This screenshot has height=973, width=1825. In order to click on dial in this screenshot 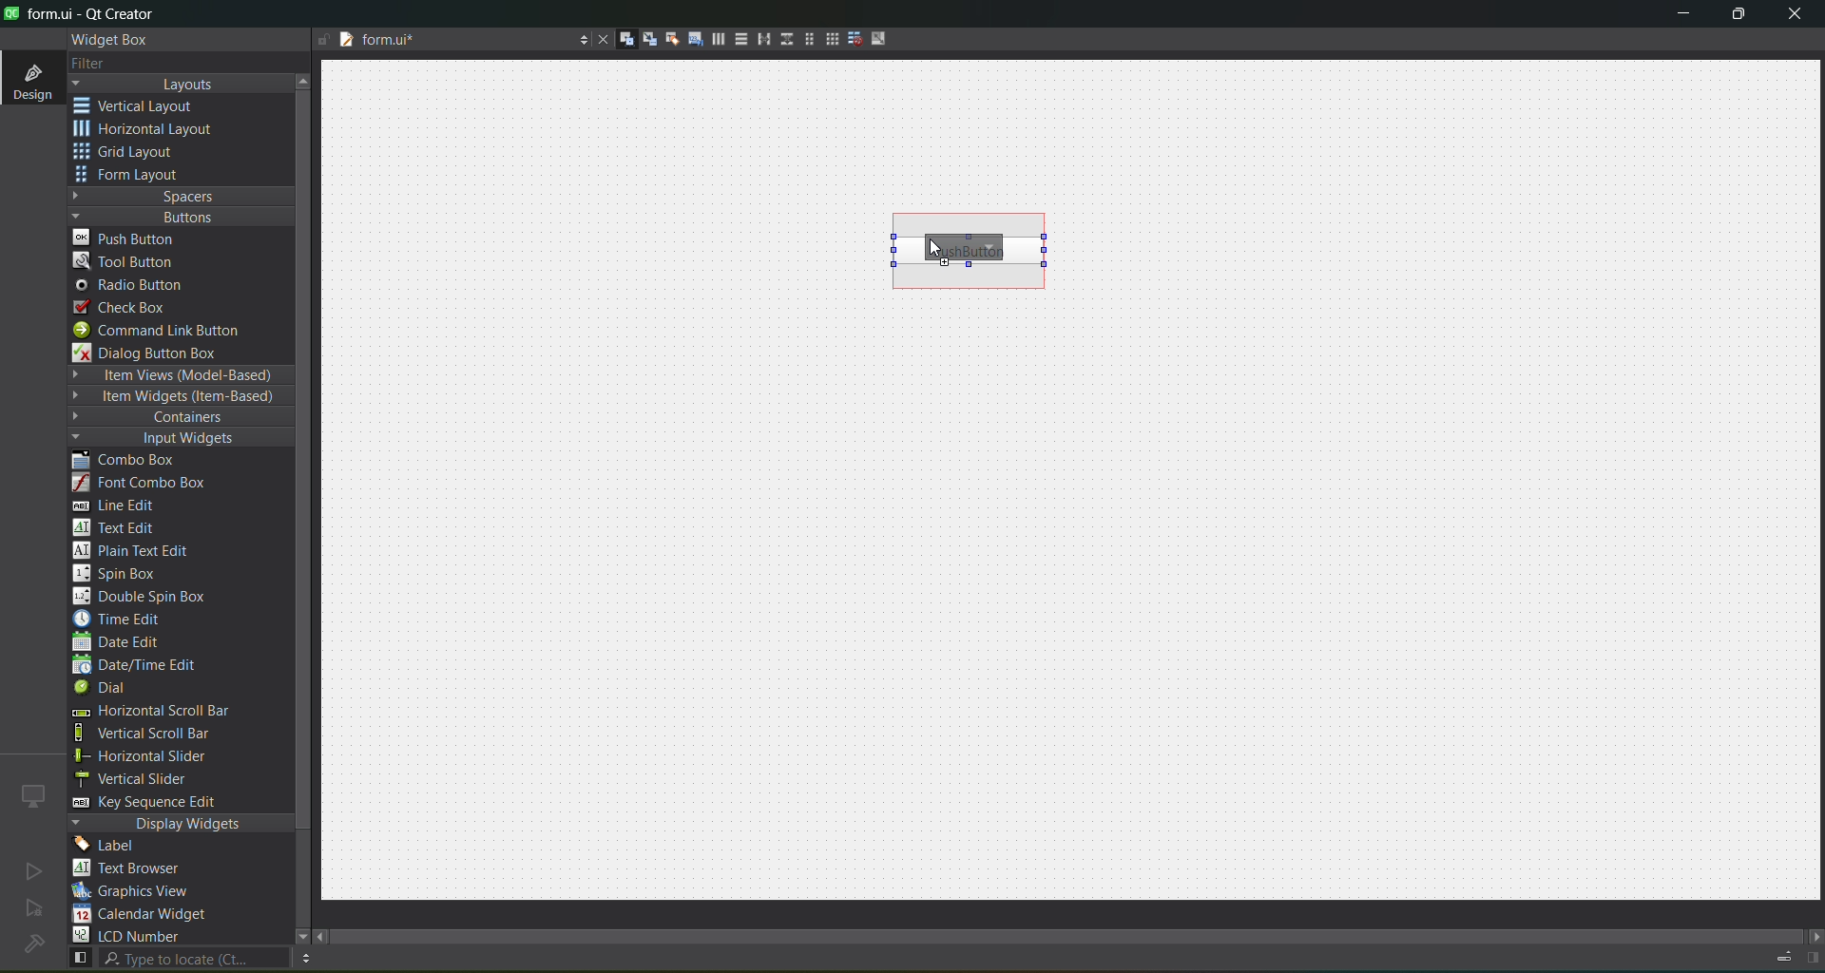, I will do `click(106, 690)`.